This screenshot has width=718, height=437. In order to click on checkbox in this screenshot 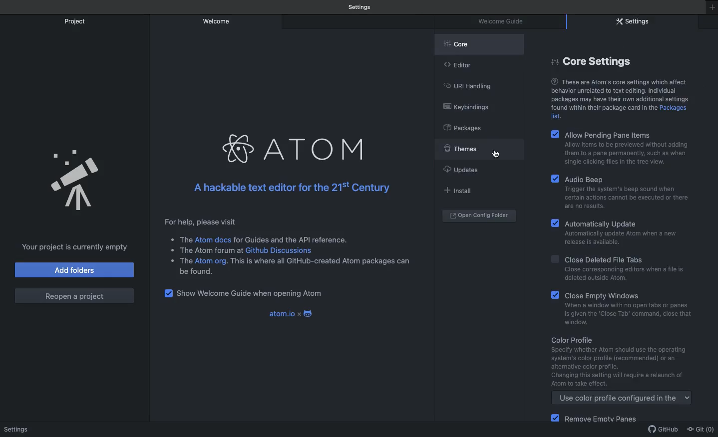, I will do `click(555, 221)`.